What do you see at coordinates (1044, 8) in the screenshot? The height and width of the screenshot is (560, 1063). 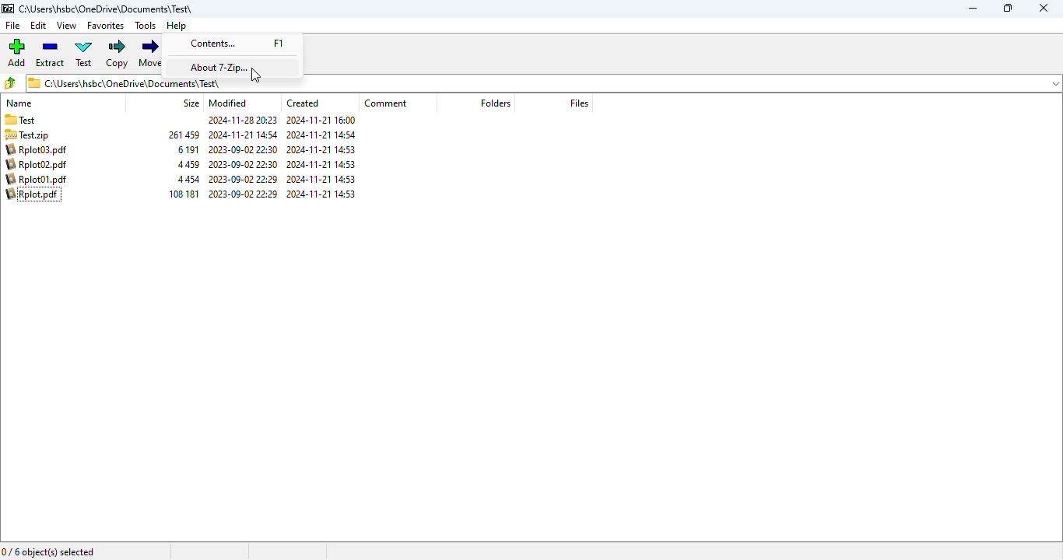 I see `close` at bounding box center [1044, 8].